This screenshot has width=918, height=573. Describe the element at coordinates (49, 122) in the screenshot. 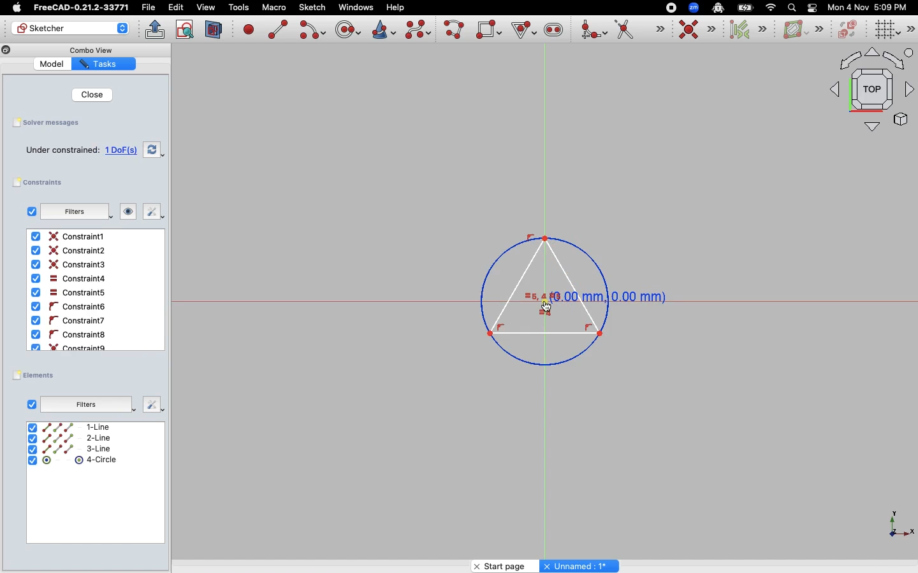

I see `Solver messages` at that location.